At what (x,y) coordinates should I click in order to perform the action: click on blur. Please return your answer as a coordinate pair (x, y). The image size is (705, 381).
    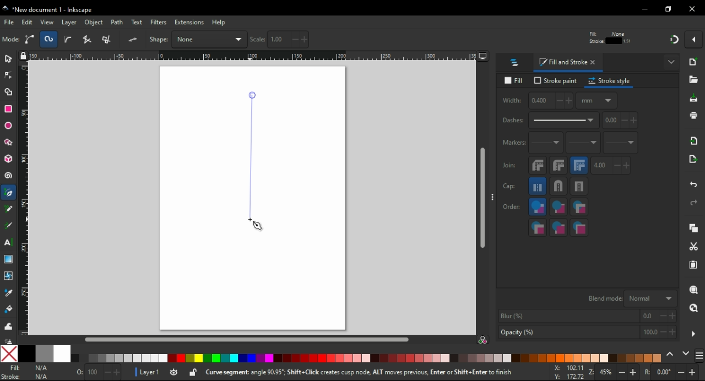
    Looking at the image, I should click on (586, 316).